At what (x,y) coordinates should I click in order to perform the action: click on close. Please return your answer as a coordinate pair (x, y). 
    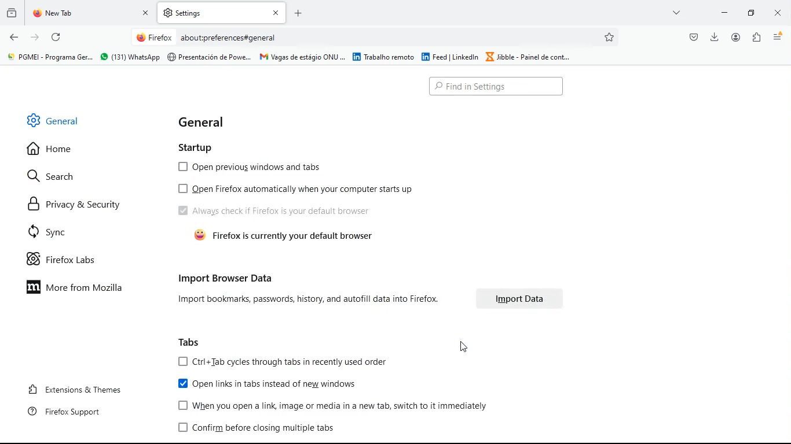
    Looking at the image, I should click on (776, 14).